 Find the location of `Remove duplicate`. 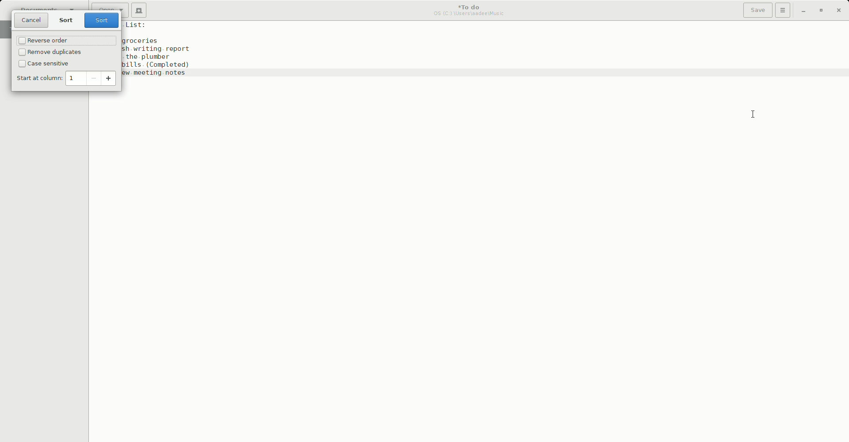

Remove duplicate is located at coordinates (55, 54).